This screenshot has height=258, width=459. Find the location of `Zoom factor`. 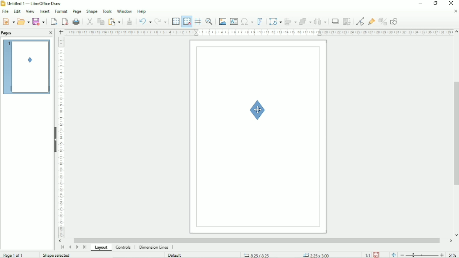

Zoom factor is located at coordinates (453, 254).